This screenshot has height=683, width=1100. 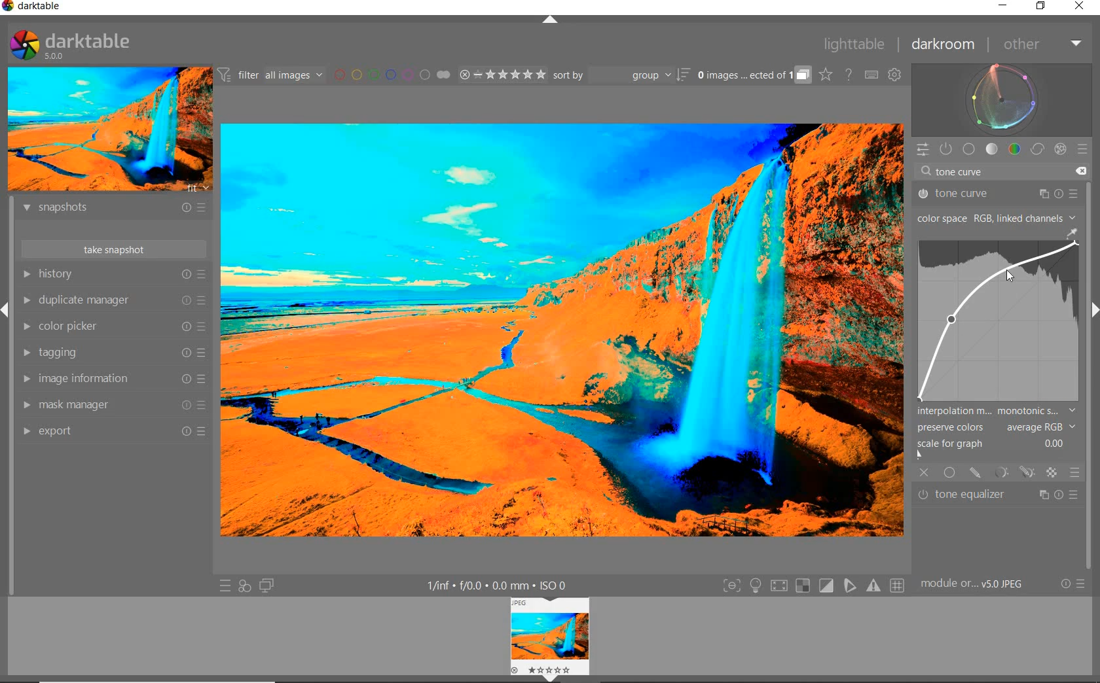 I want to click on SCALE FOR GRAPH, so click(x=993, y=450).